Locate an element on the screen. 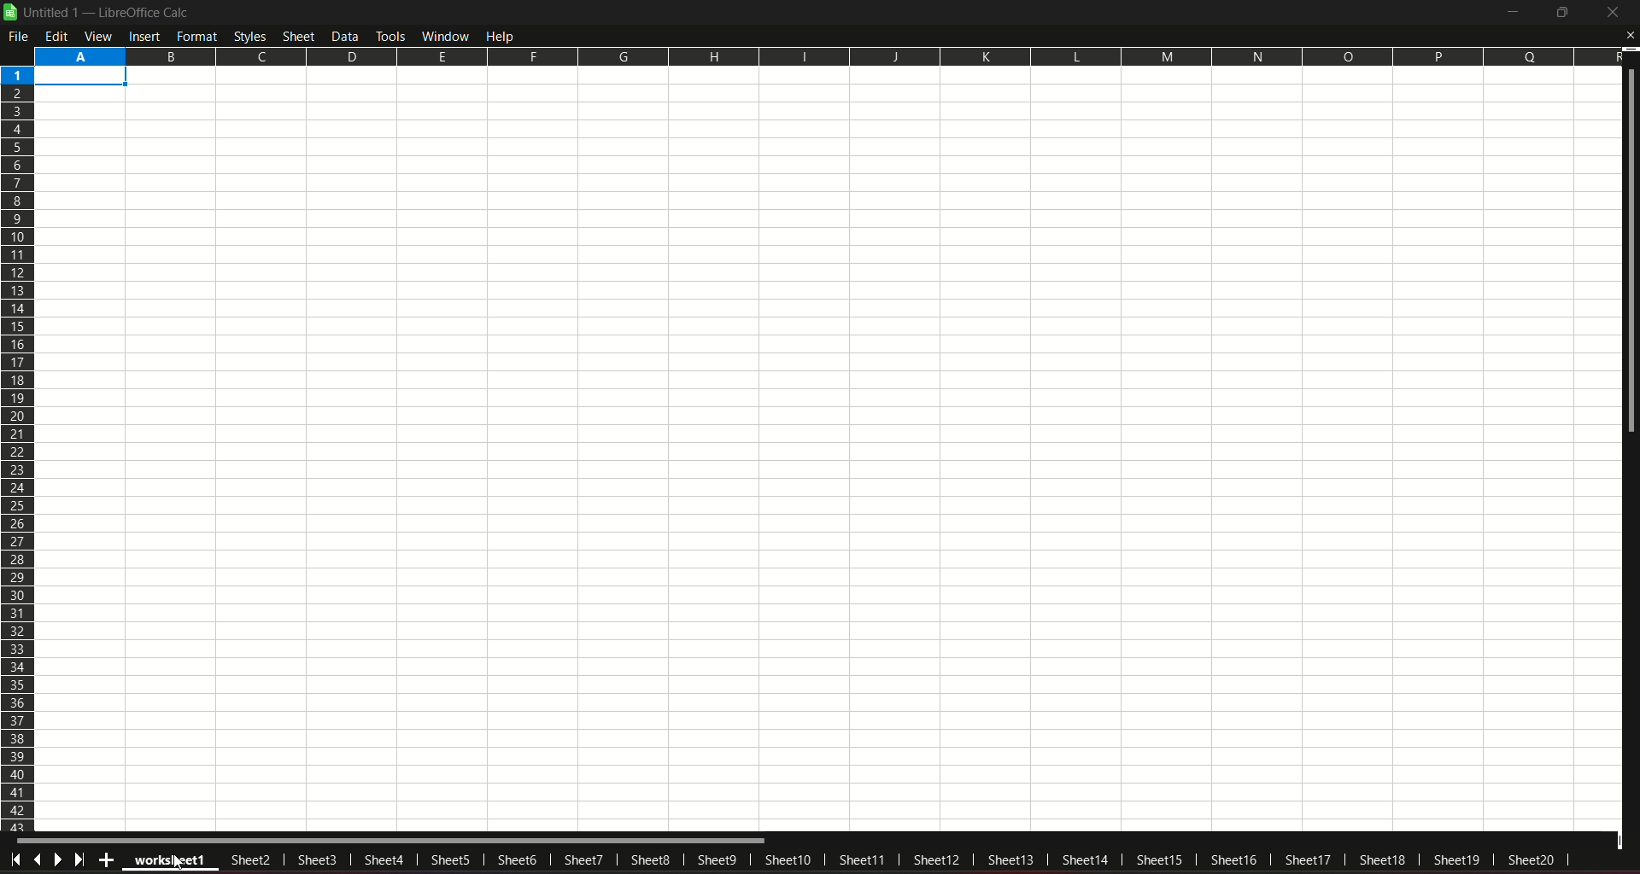 The height and width of the screenshot is (874, 1640). sheet8 is located at coordinates (651, 859).